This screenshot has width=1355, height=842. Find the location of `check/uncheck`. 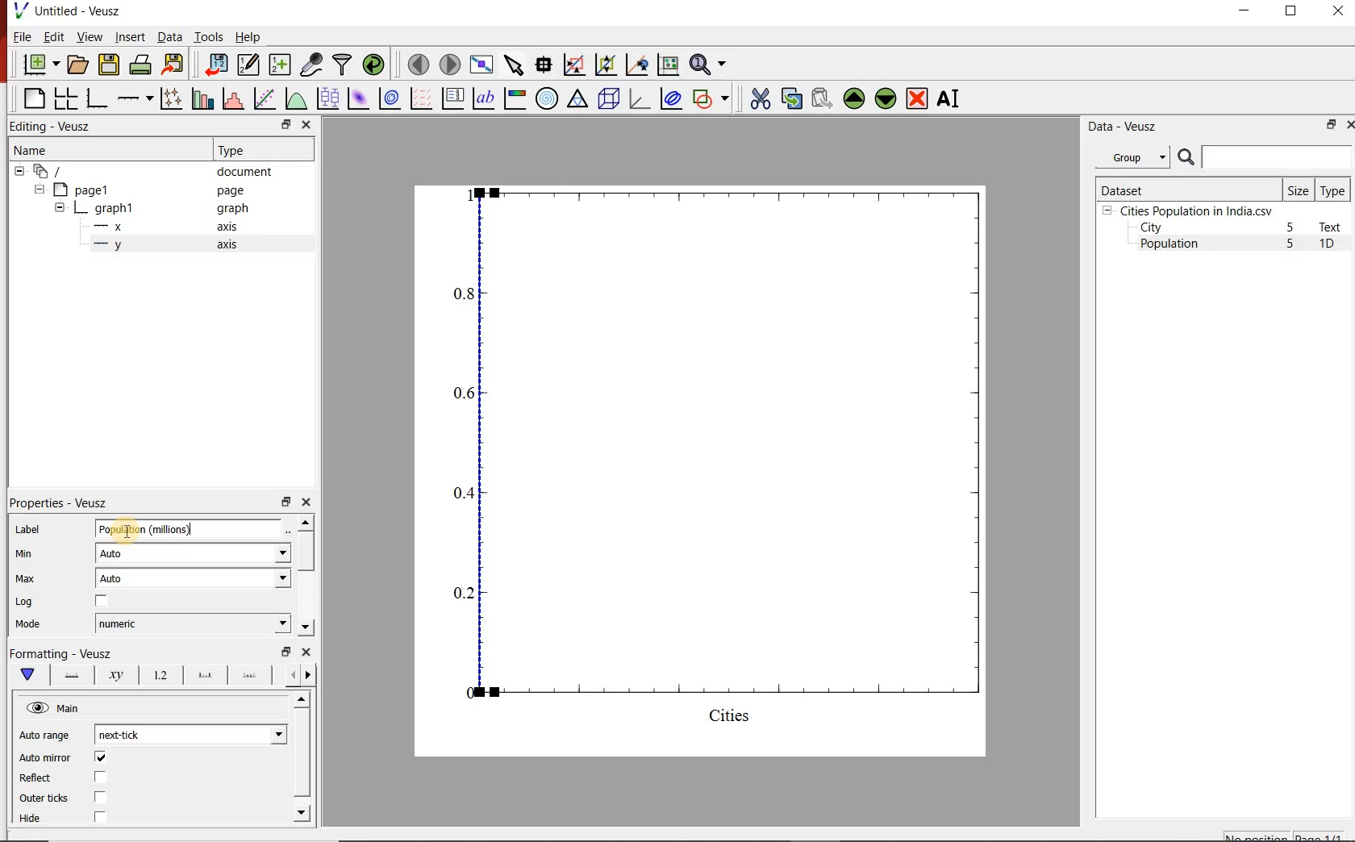

check/uncheck is located at coordinates (100, 798).